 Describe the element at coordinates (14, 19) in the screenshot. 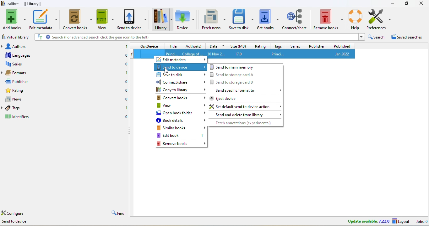

I see `add books` at that location.